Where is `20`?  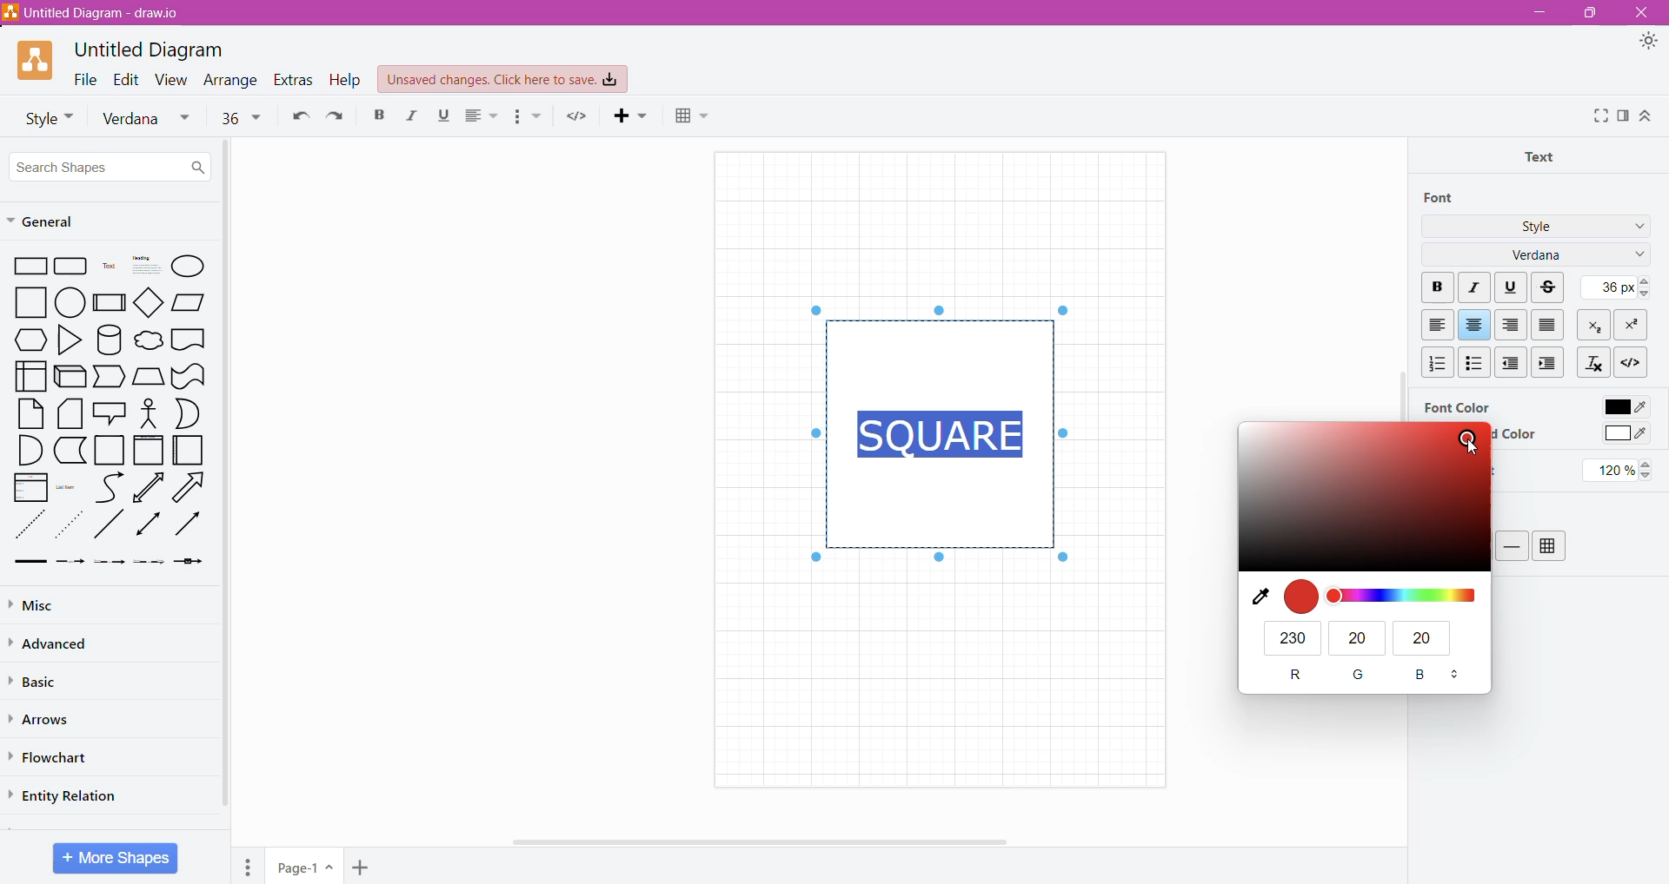 20 is located at coordinates (1358, 637).